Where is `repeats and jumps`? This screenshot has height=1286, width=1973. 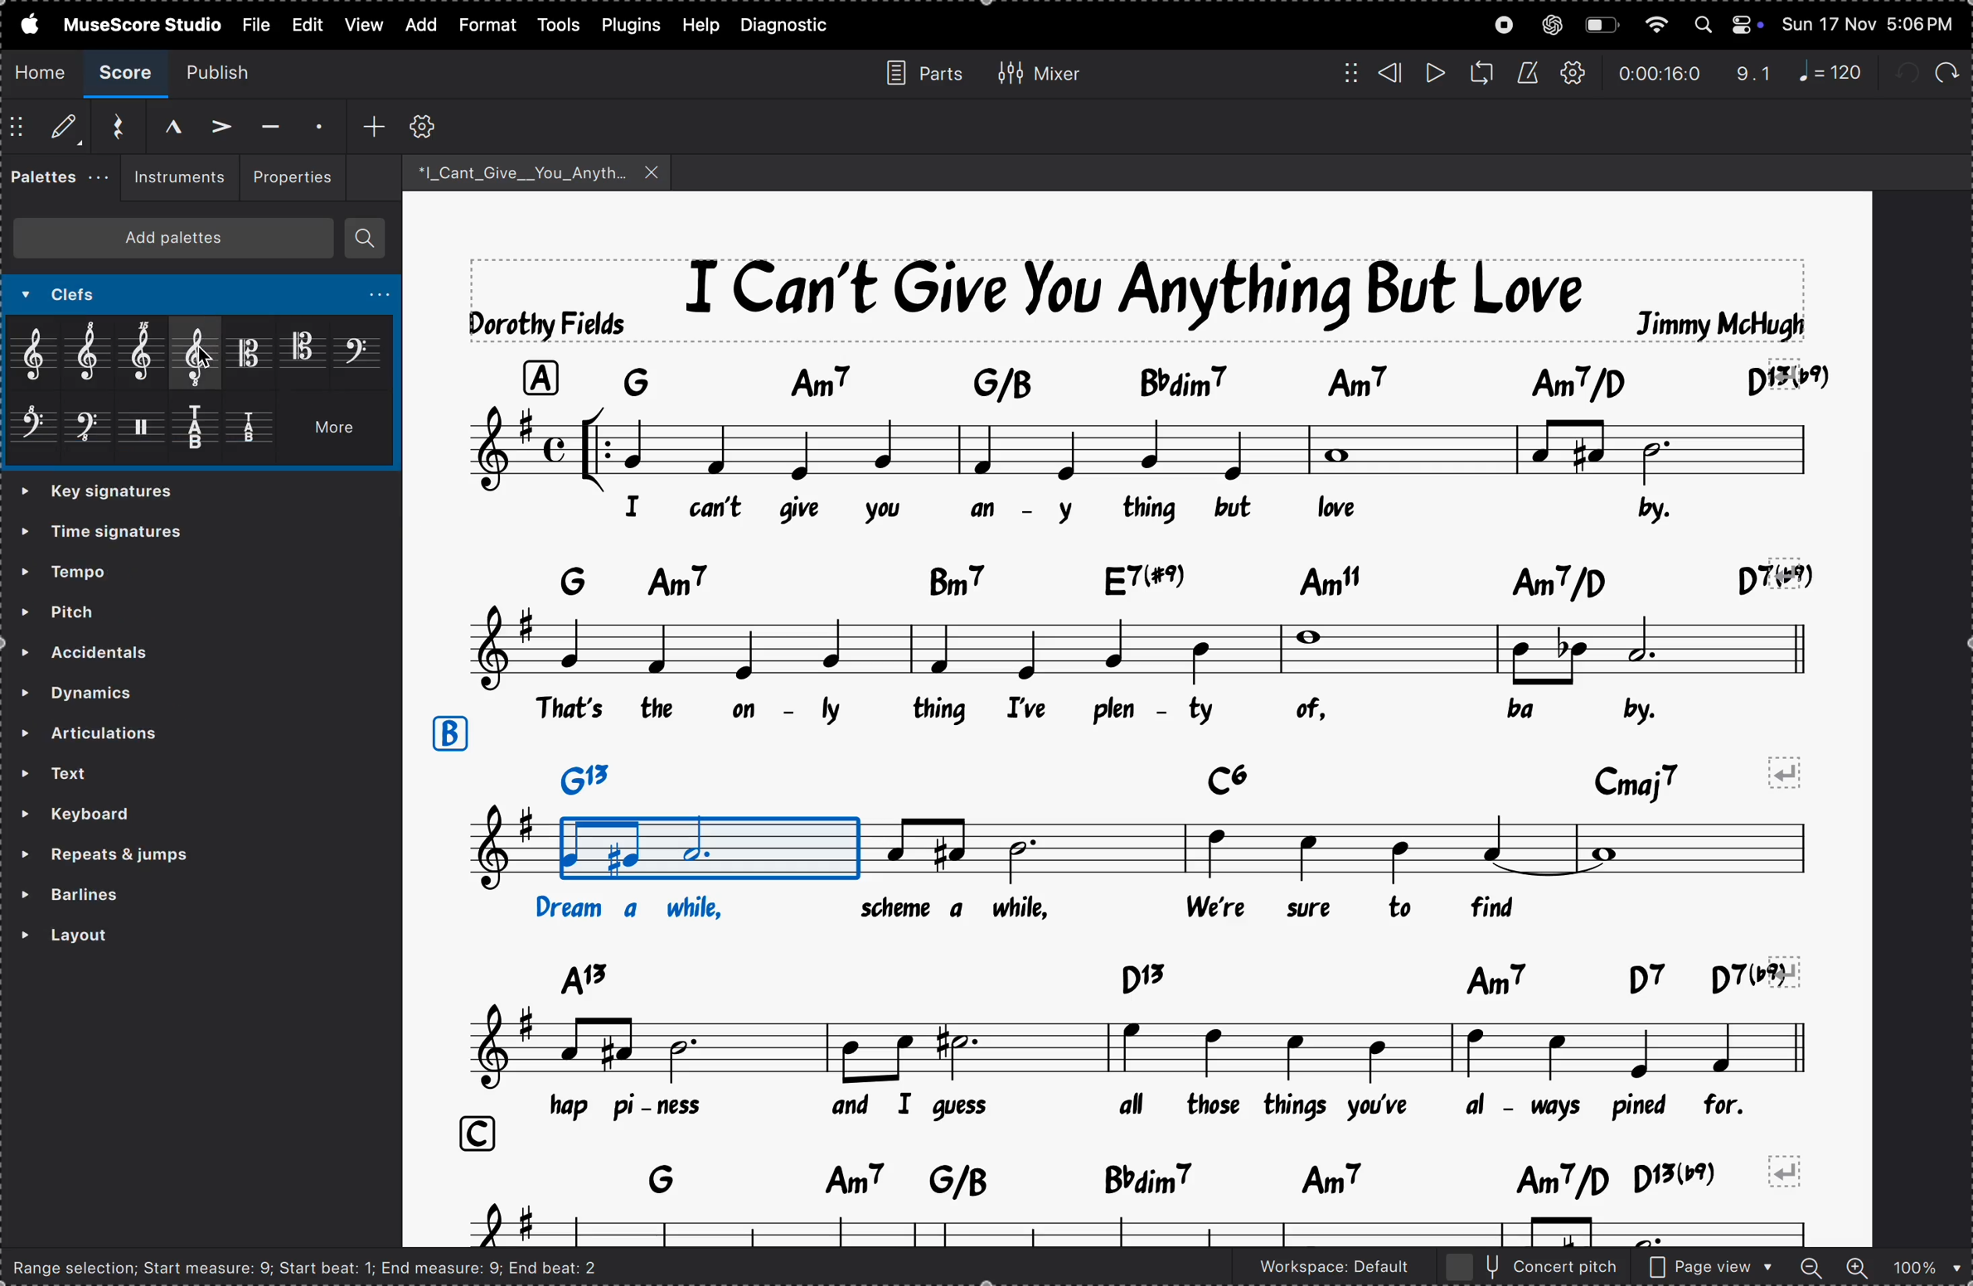
repeats and jumps is located at coordinates (152, 855).